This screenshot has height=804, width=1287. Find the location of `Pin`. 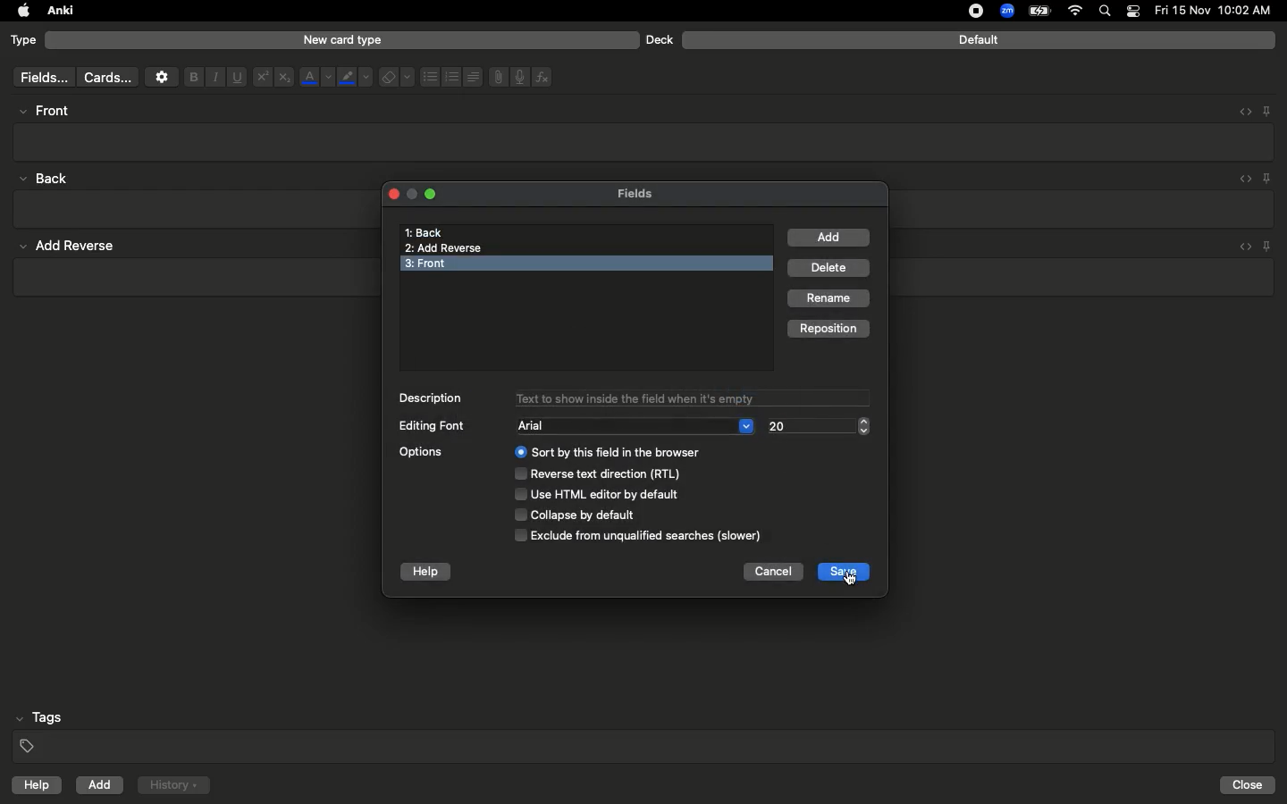

Pin is located at coordinates (1266, 110).